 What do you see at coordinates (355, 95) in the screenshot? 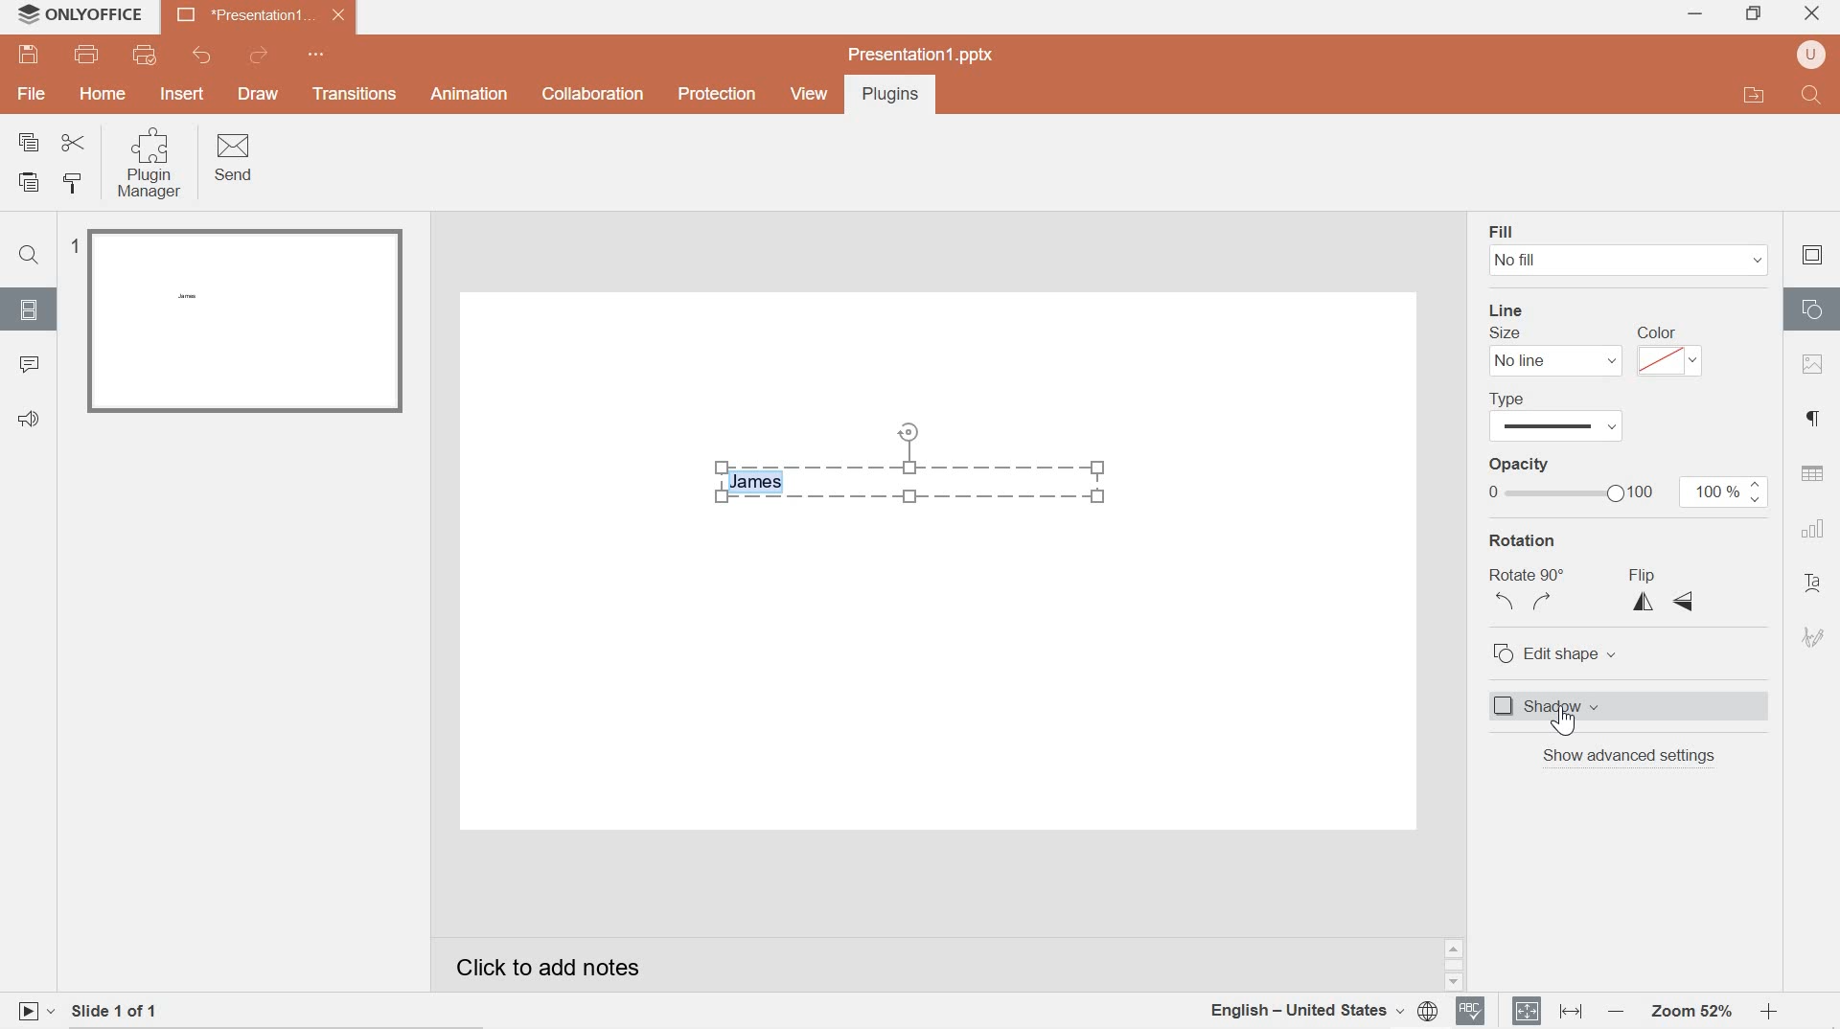
I see `Transitions` at bounding box center [355, 95].